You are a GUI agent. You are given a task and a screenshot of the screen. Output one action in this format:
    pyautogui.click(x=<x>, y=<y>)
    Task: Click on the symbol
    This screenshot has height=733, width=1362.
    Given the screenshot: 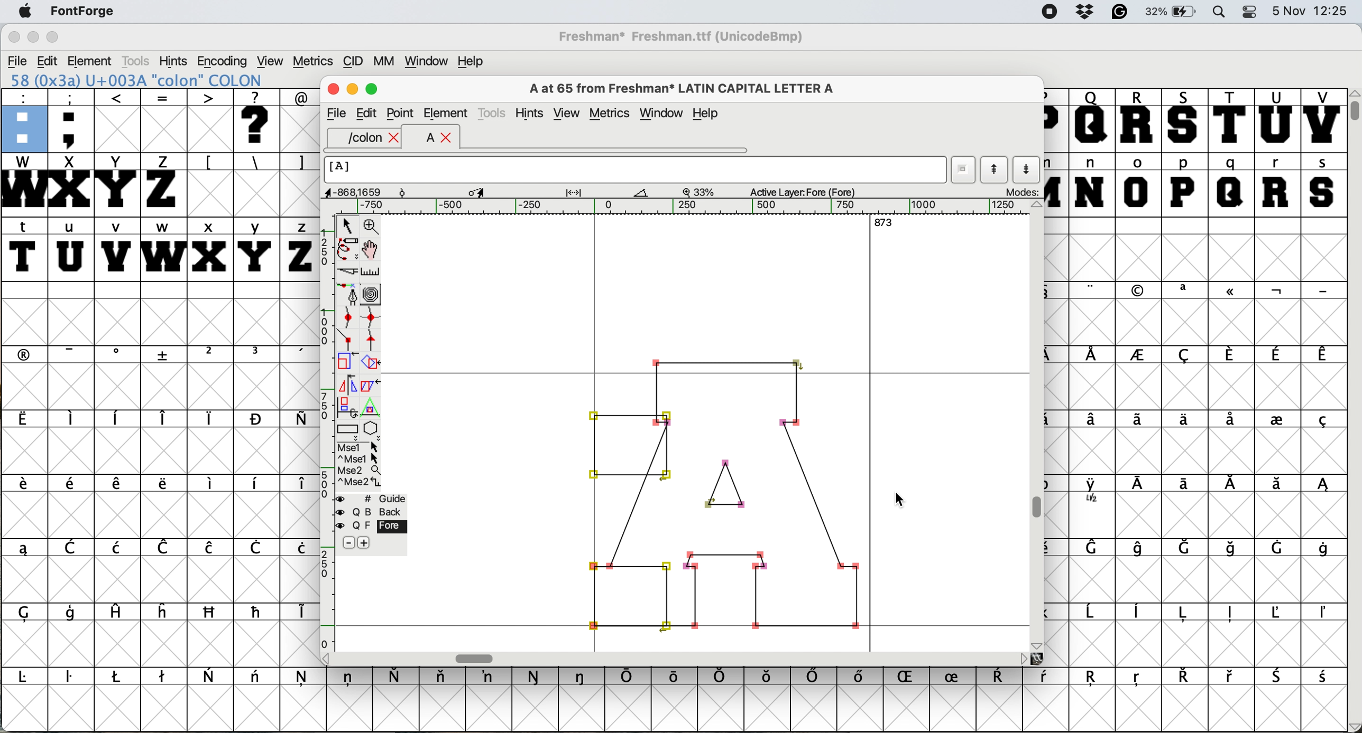 What is the action you would take?
    pyautogui.click(x=1092, y=290)
    